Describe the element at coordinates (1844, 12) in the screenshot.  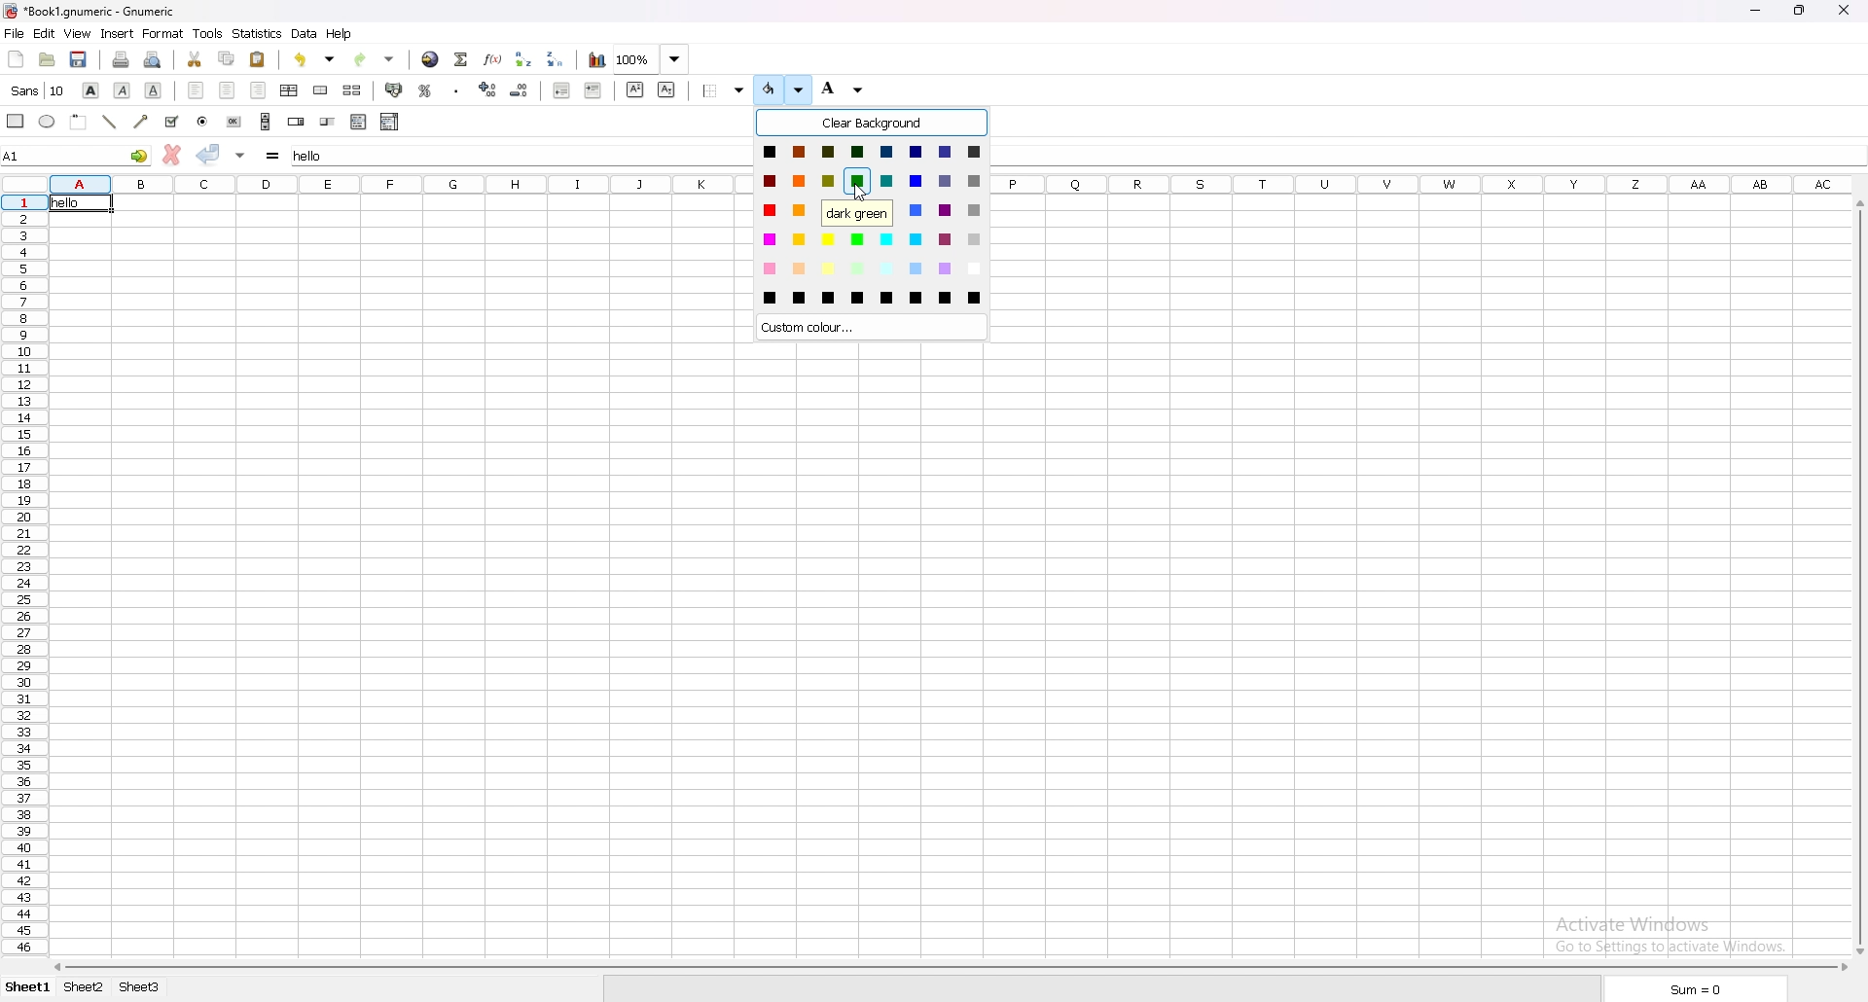
I see `close` at that location.